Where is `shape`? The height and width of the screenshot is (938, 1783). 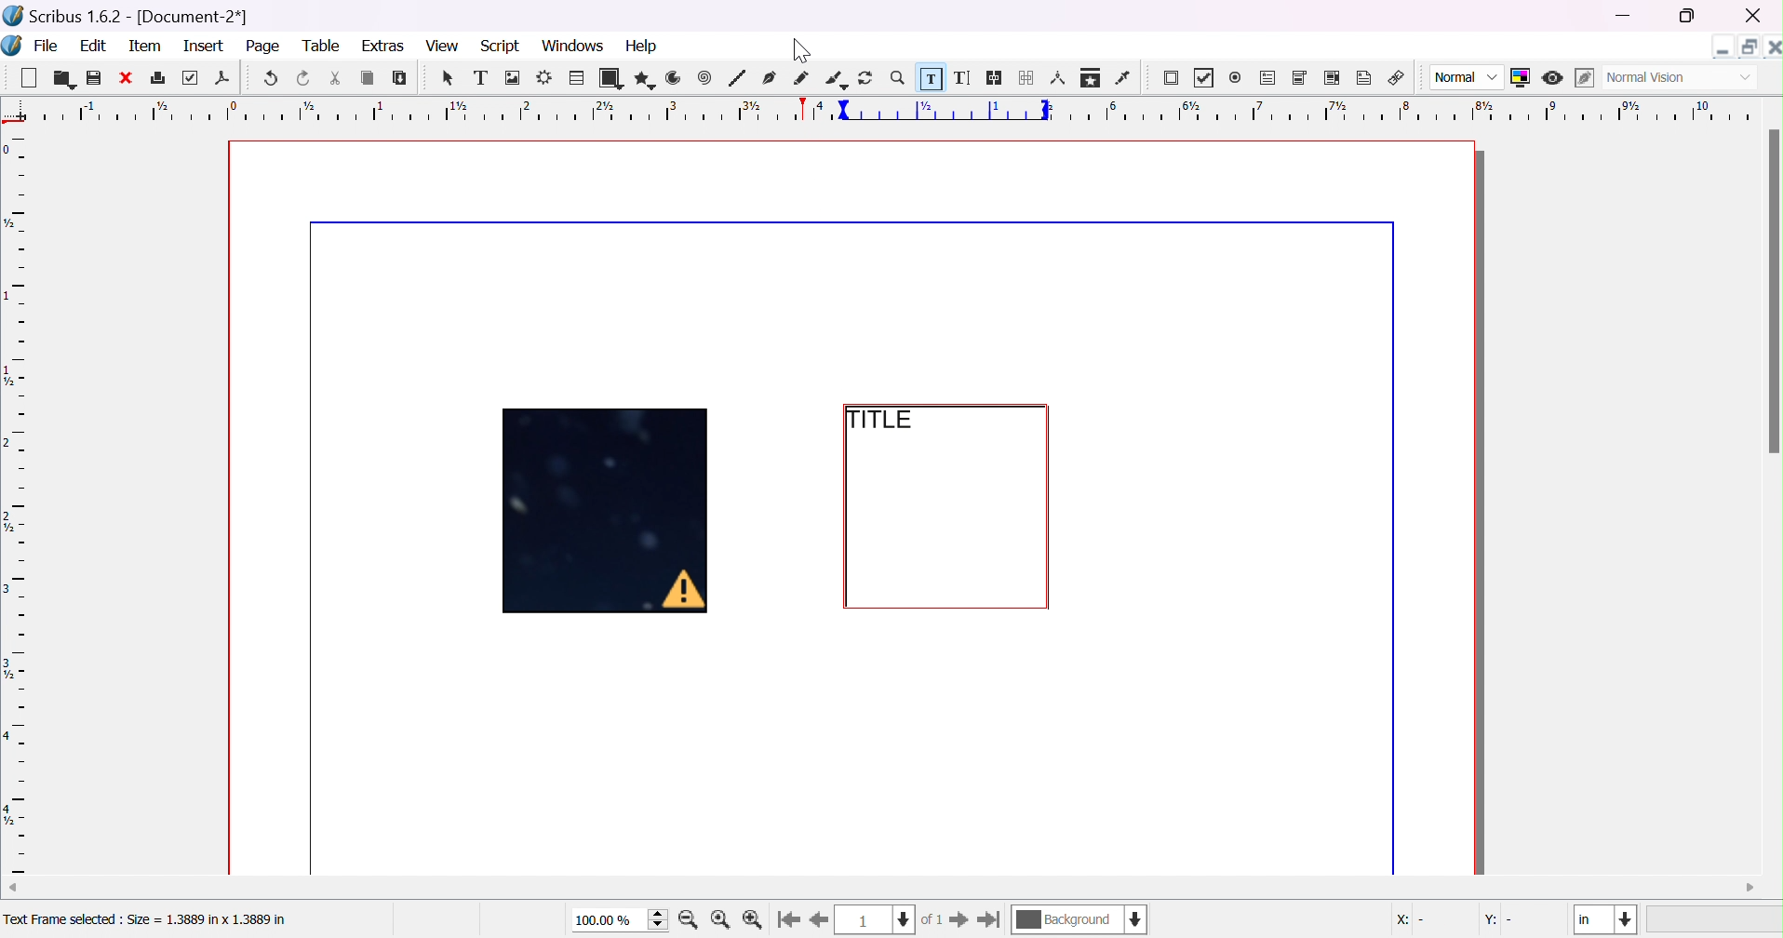 shape is located at coordinates (610, 78).